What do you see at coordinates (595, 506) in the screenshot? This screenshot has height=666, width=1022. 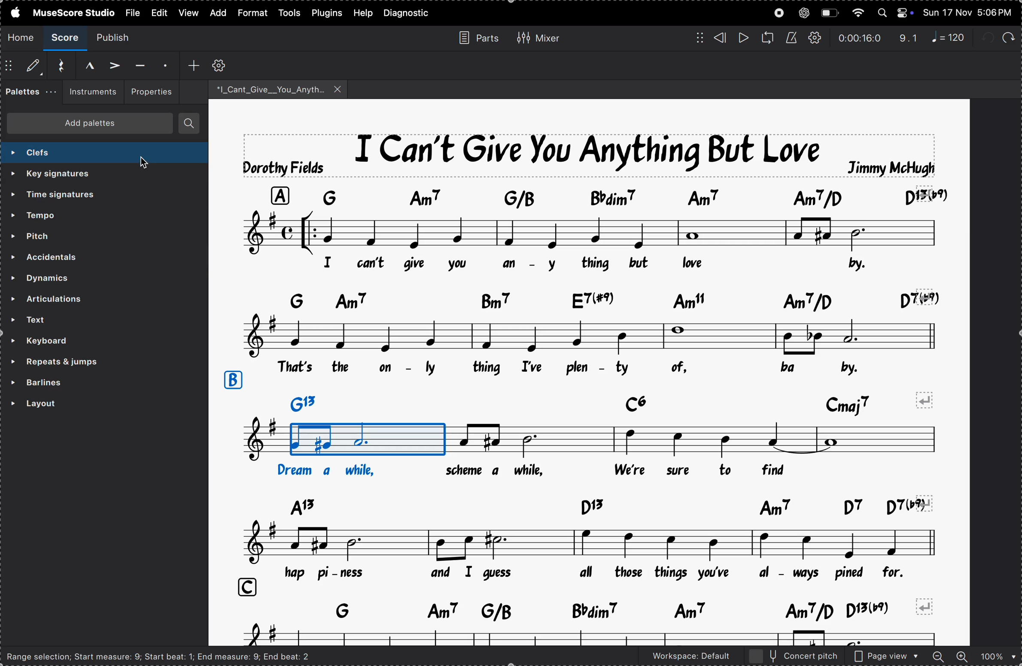 I see `key notes` at bounding box center [595, 506].